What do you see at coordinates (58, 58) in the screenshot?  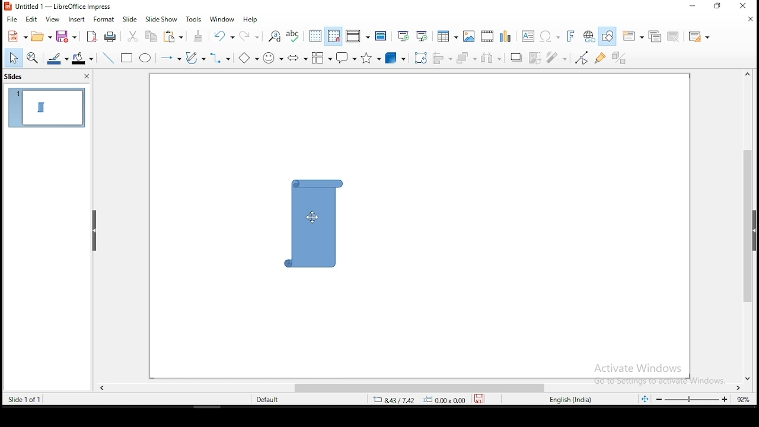 I see `line color` at bounding box center [58, 58].